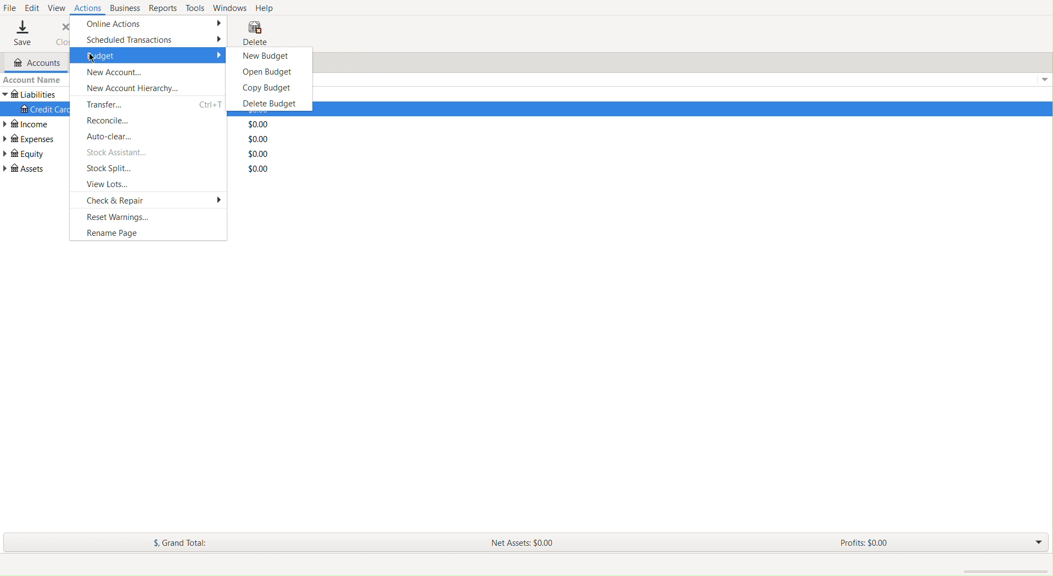 Image resolution: width=1053 pixels, height=576 pixels. Describe the element at coordinates (258, 153) in the screenshot. I see `Total` at that location.